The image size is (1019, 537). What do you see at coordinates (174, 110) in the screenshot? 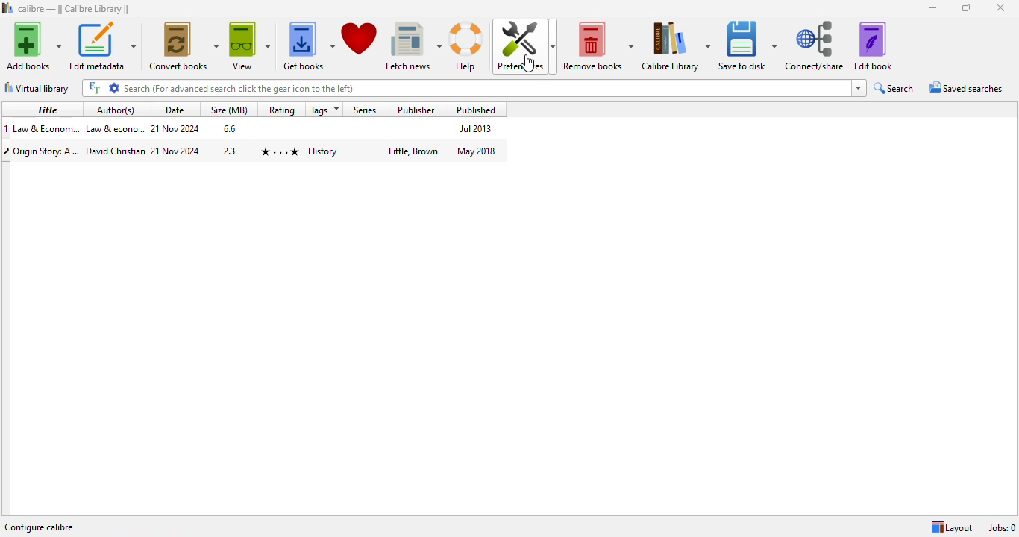
I see `date` at bounding box center [174, 110].